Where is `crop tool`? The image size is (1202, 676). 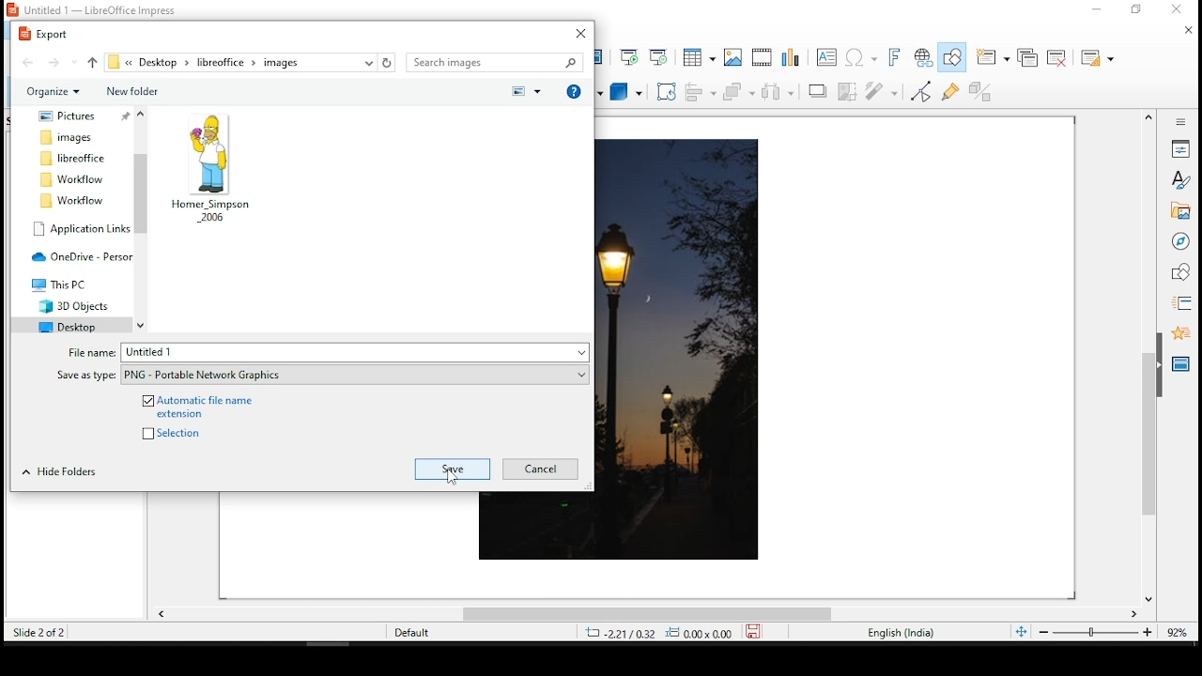
crop tool is located at coordinates (666, 91).